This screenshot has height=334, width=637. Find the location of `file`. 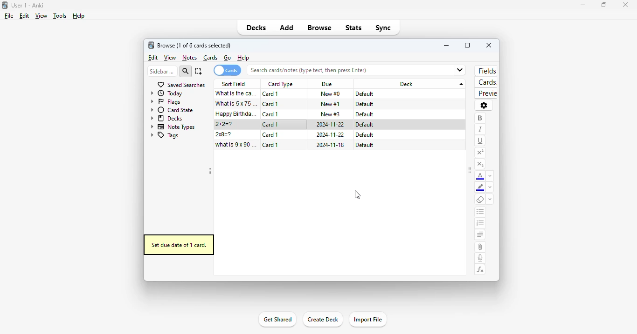

file is located at coordinates (9, 16).